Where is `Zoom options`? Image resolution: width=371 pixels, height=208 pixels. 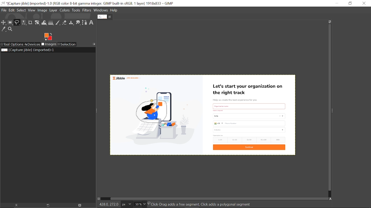 Zoom options is located at coordinates (145, 204).